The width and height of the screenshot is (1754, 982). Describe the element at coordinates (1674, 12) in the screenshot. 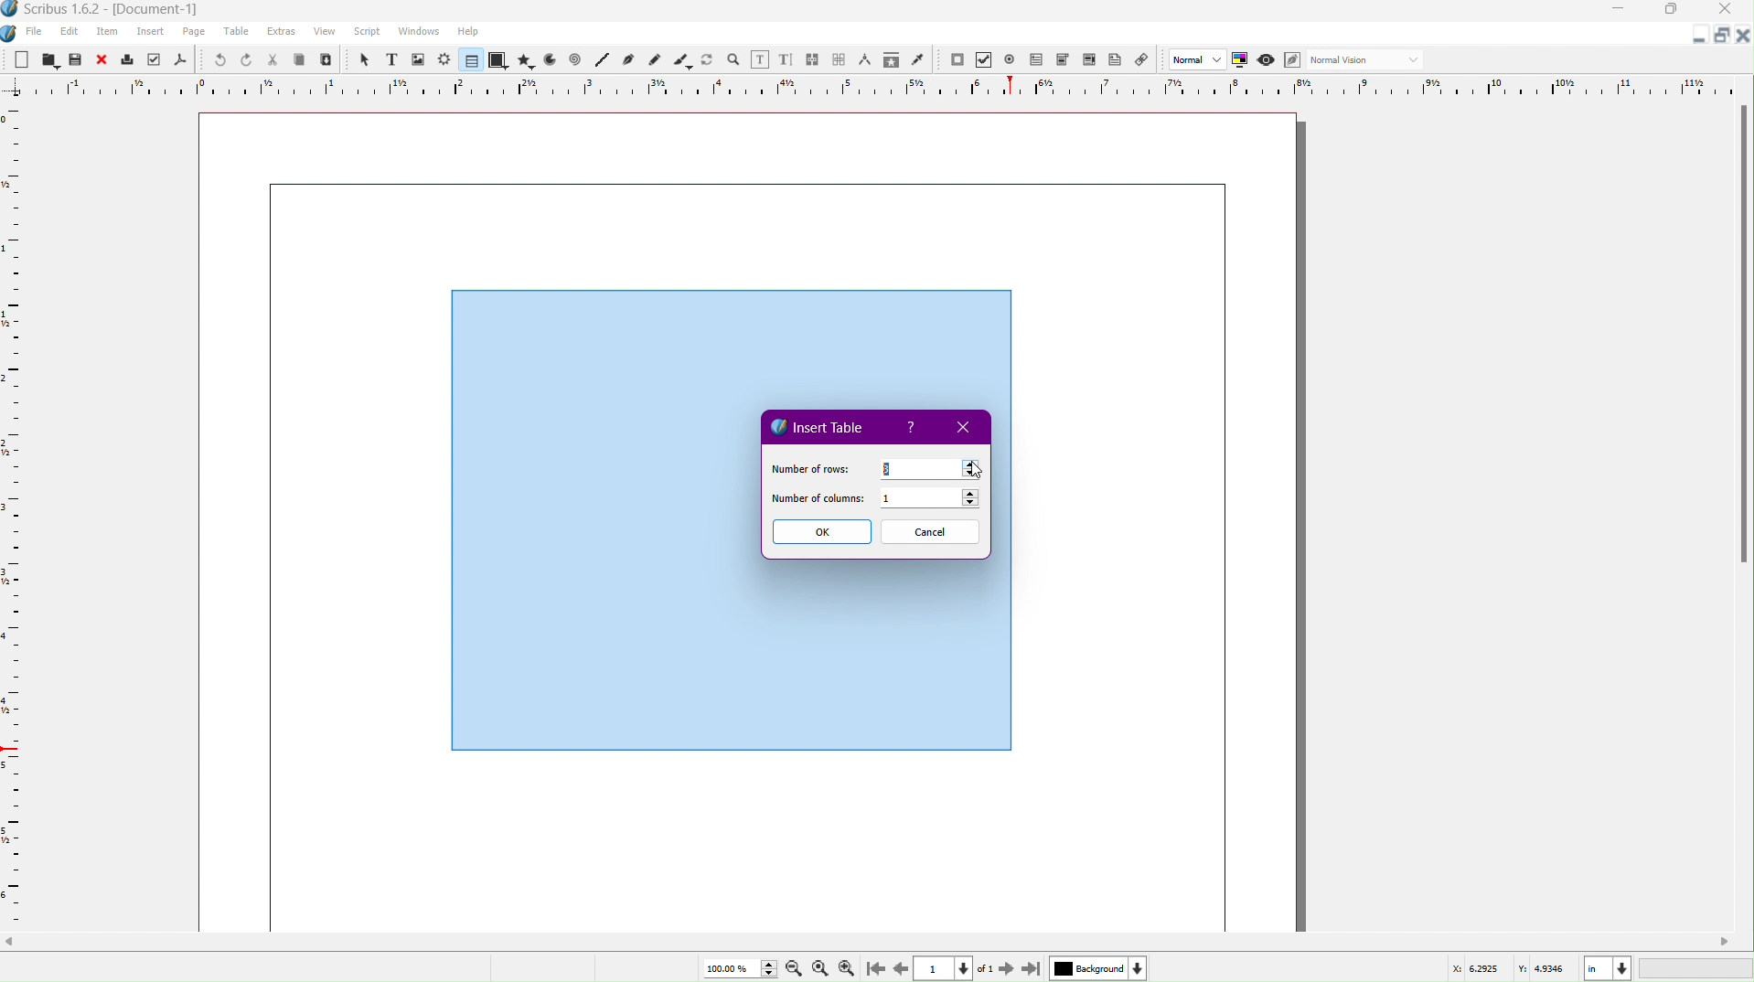

I see `Maximize` at that location.